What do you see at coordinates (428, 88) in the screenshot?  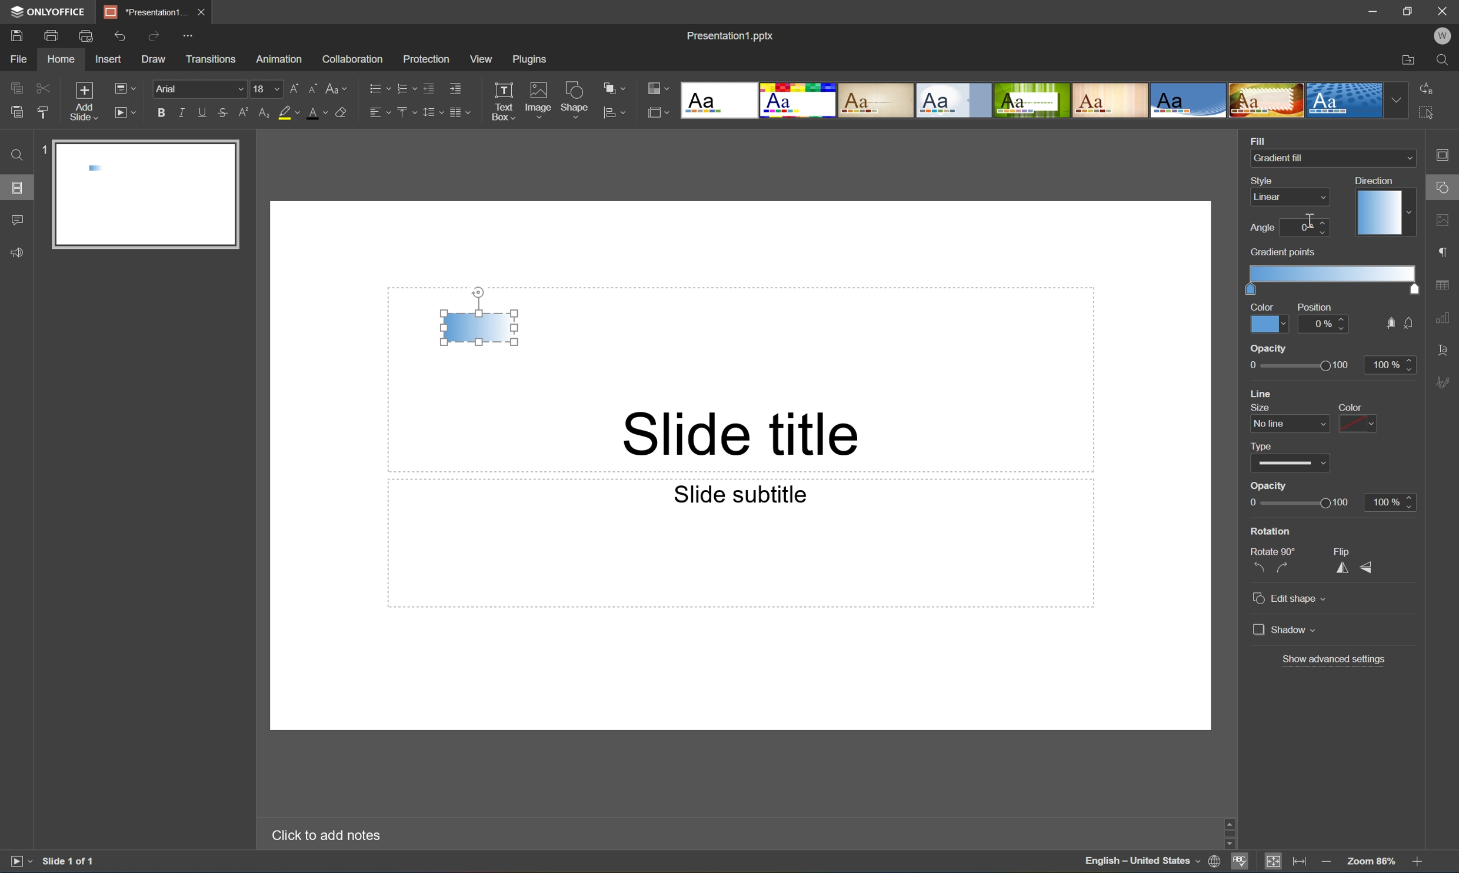 I see `Decrease indent` at bounding box center [428, 88].